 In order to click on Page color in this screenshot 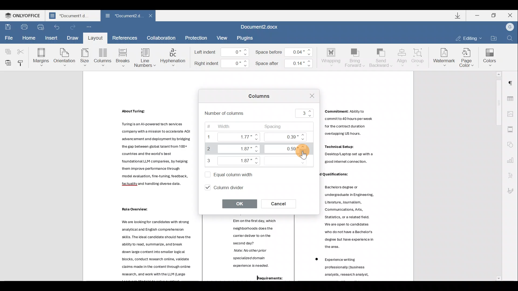, I will do `click(468, 57)`.